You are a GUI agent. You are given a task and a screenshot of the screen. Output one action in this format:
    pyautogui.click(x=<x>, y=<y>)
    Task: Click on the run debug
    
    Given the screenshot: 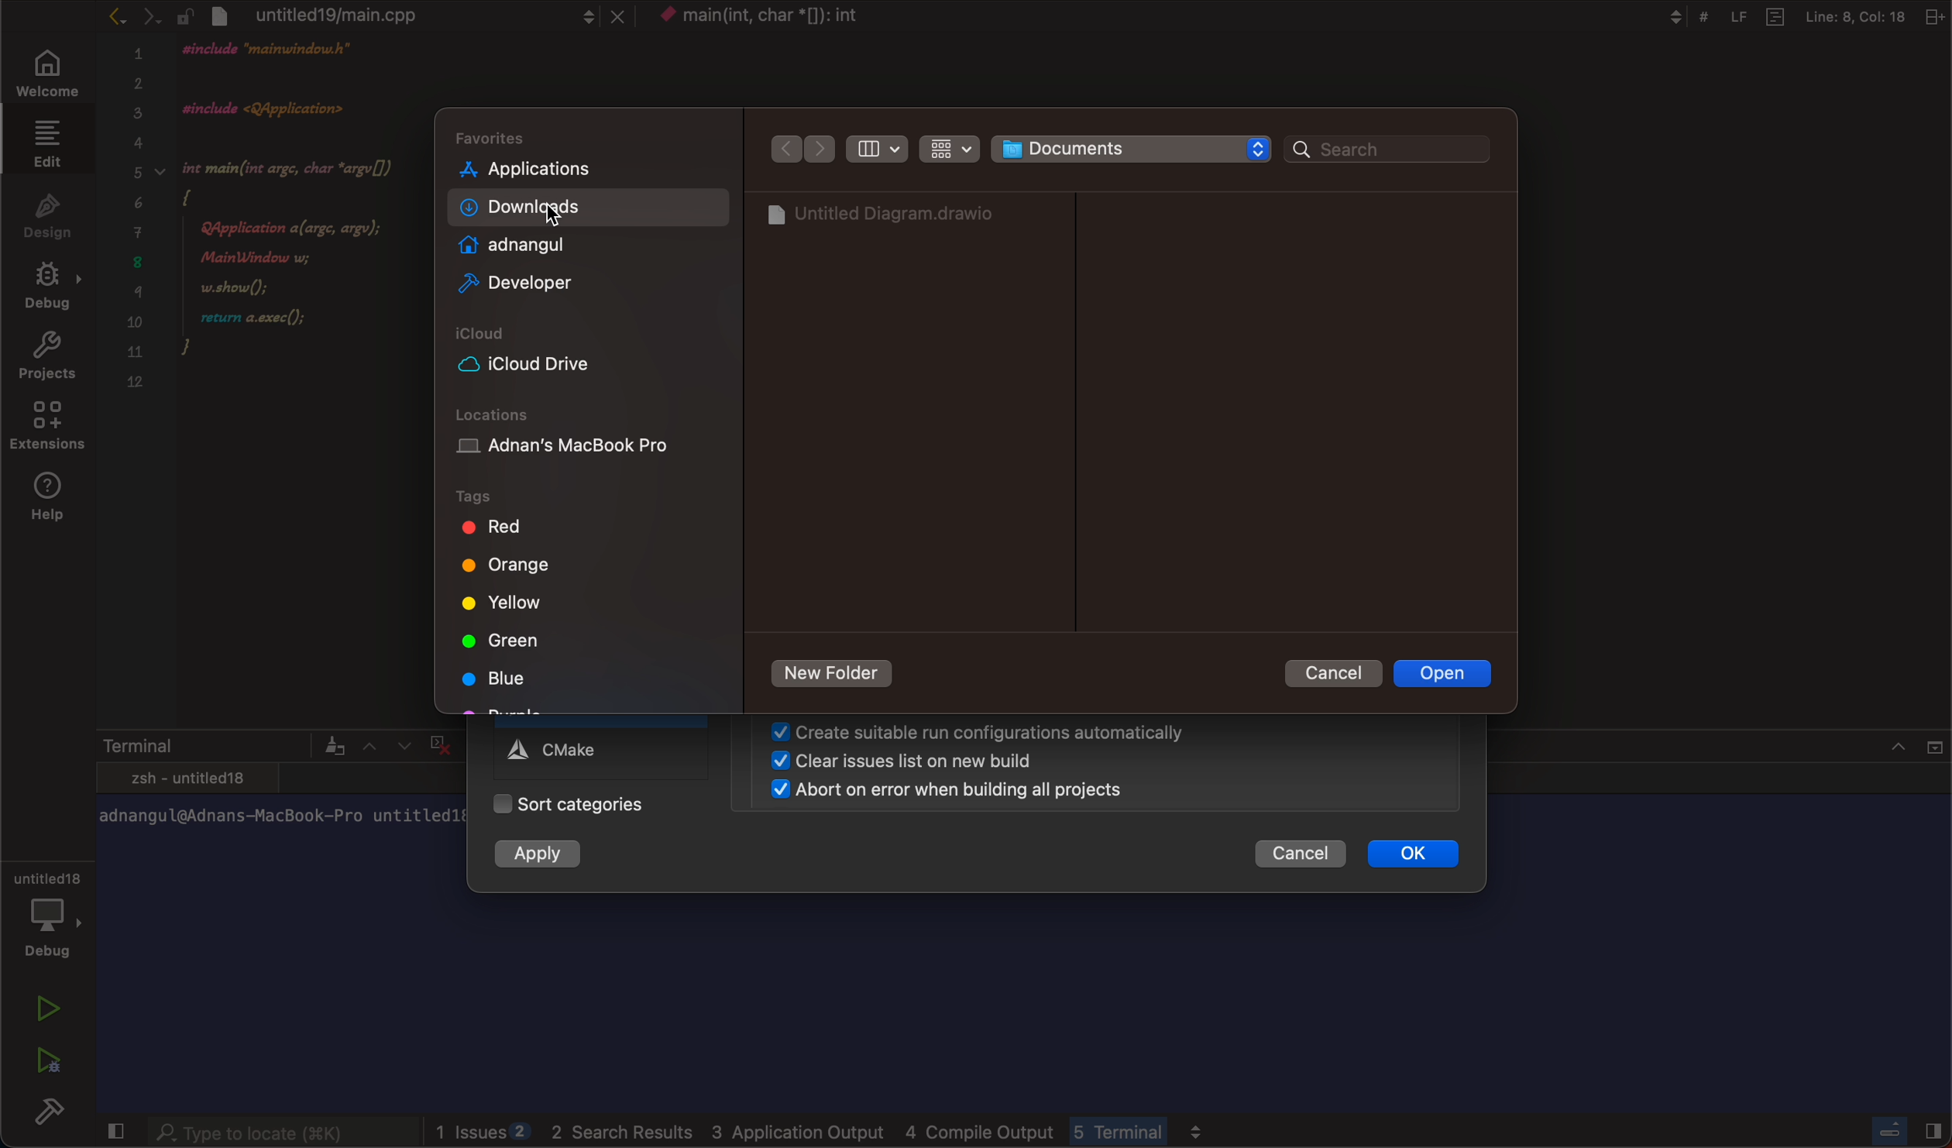 What is the action you would take?
    pyautogui.click(x=46, y=1056)
    